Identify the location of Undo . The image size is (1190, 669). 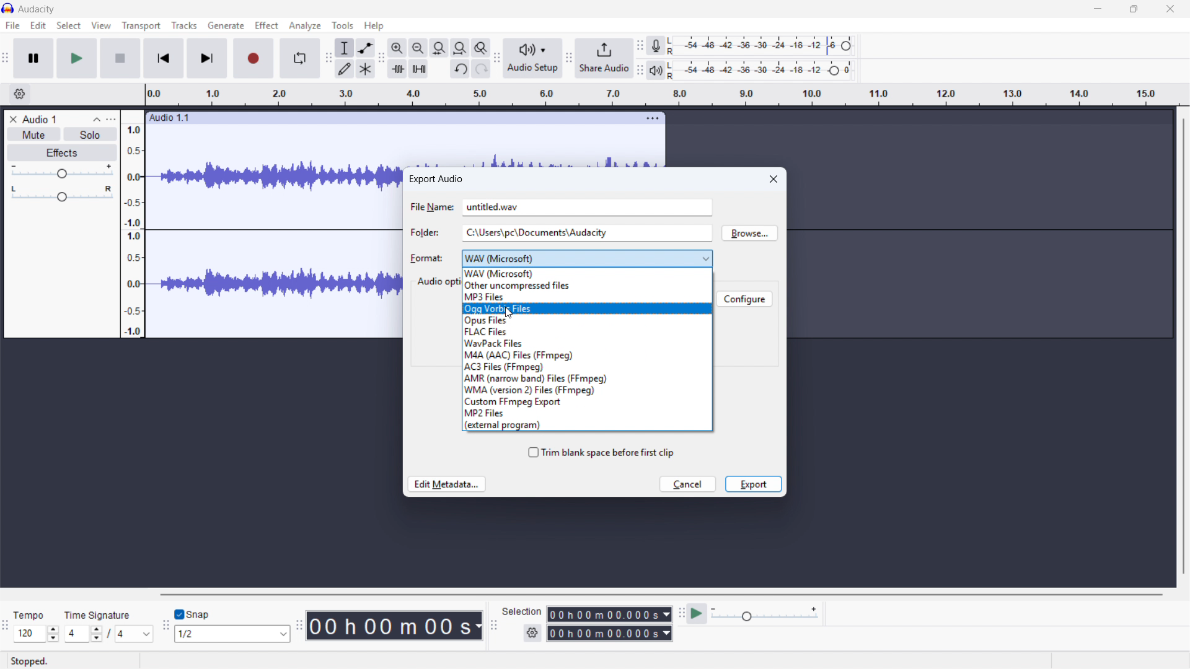
(461, 68).